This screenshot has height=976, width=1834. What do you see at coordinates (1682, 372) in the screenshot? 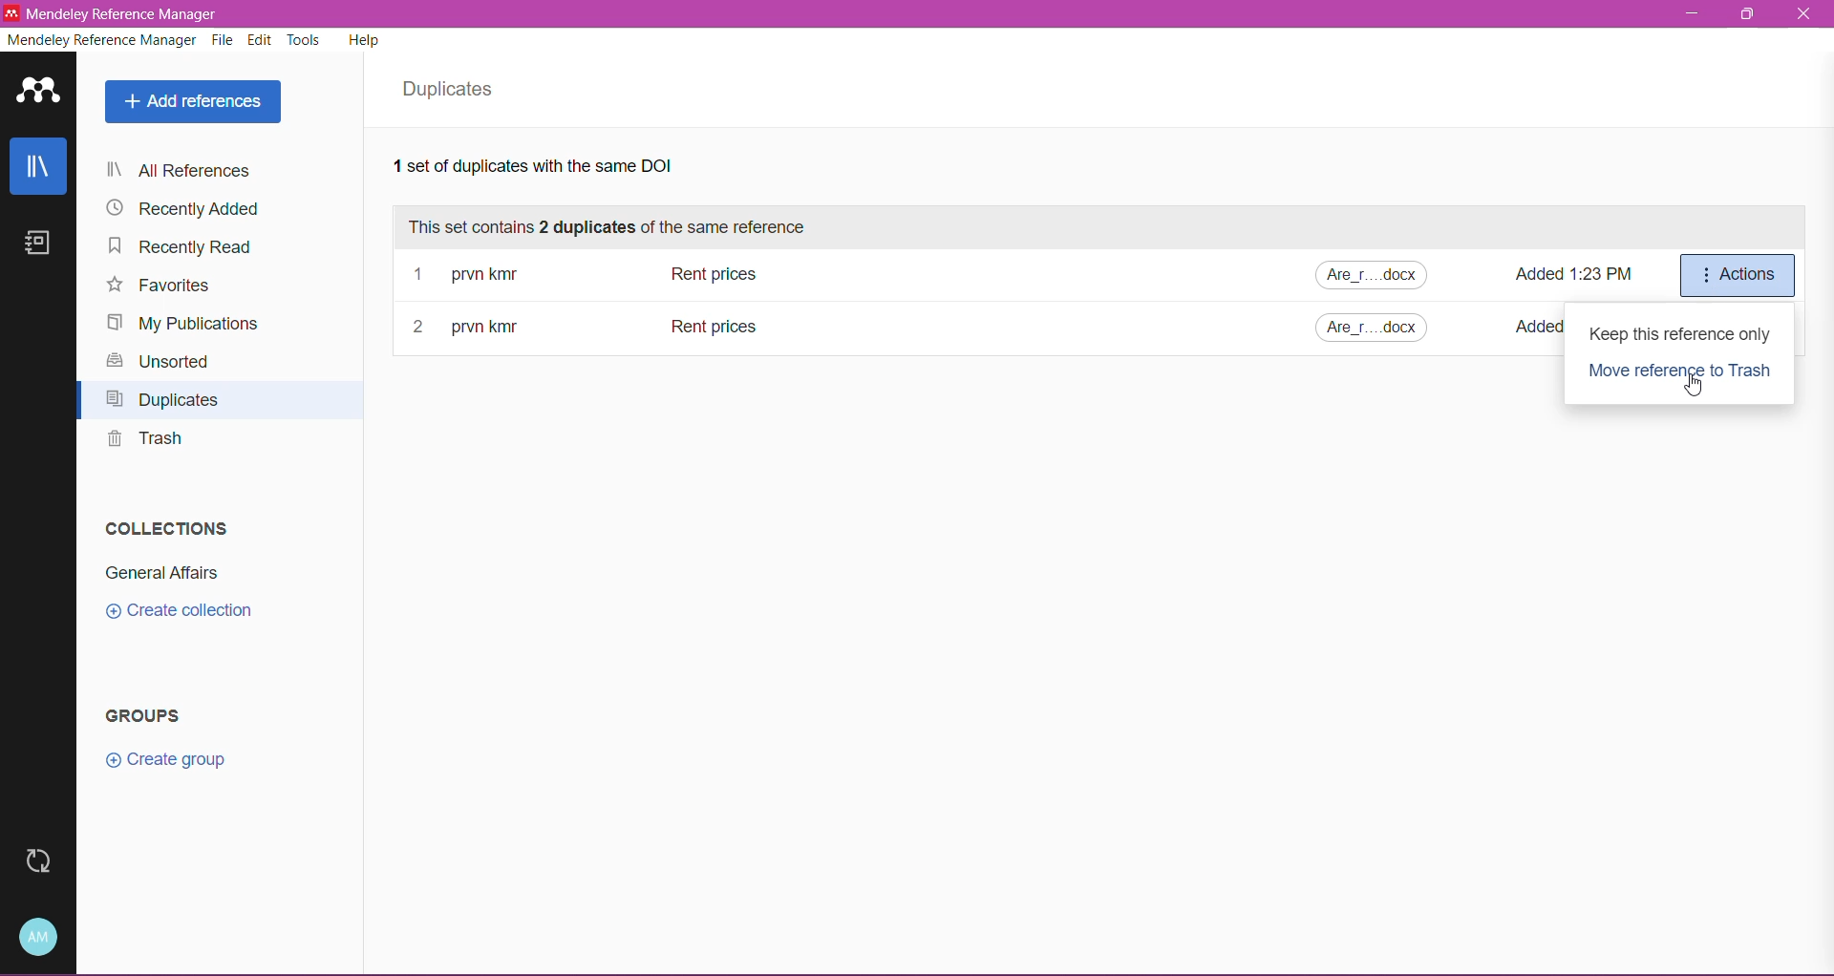
I see `Move reference to Trash` at bounding box center [1682, 372].